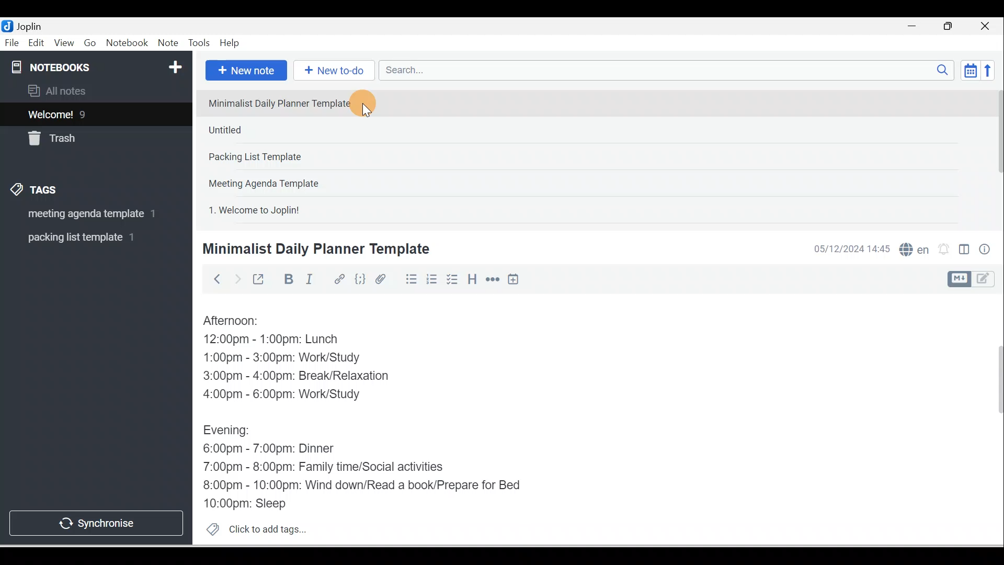 The width and height of the screenshot is (1004, 565). I want to click on Click to add tags, so click(252, 528).